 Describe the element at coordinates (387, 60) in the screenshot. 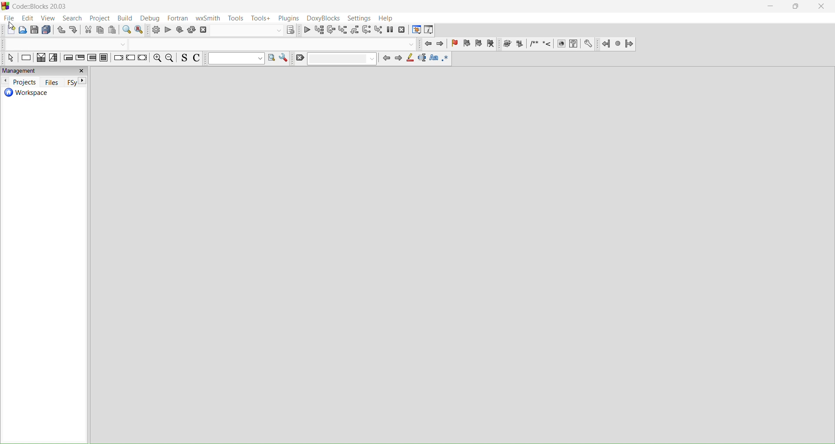

I see `previous` at that location.